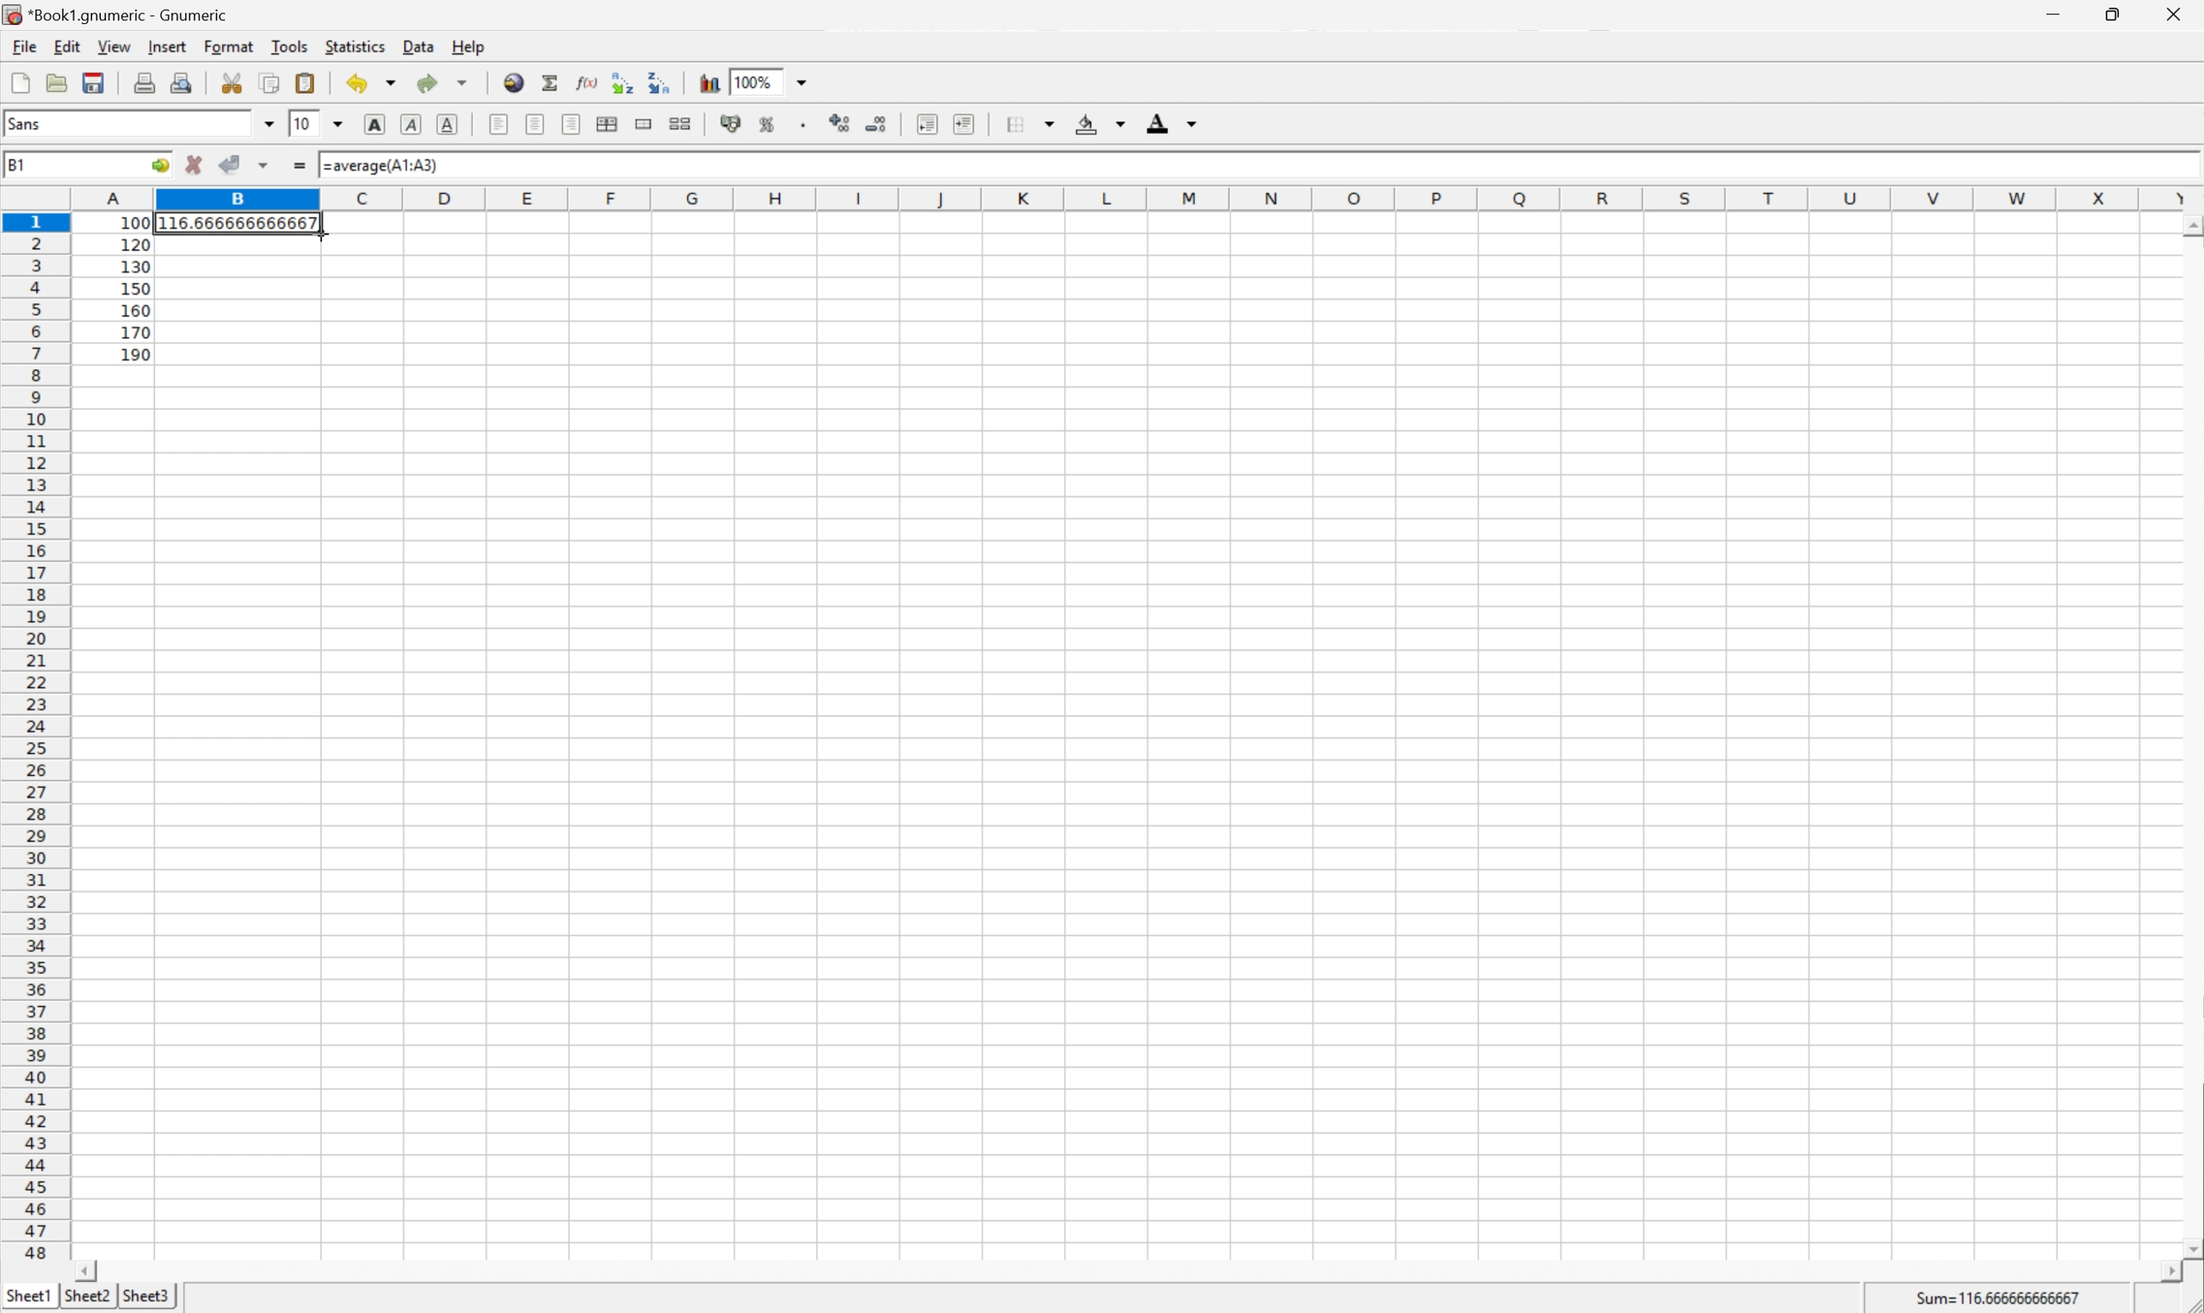 Image resolution: width=2204 pixels, height=1313 pixels. I want to click on Split the ranges of merged cells, so click(681, 123).